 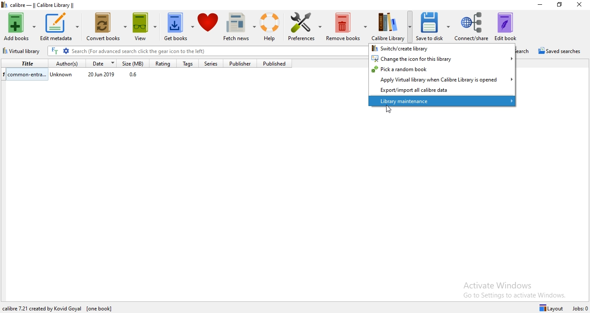 What do you see at coordinates (135, 75) in the screenshot?
I see `0.6` at bounding box center [135, 75].